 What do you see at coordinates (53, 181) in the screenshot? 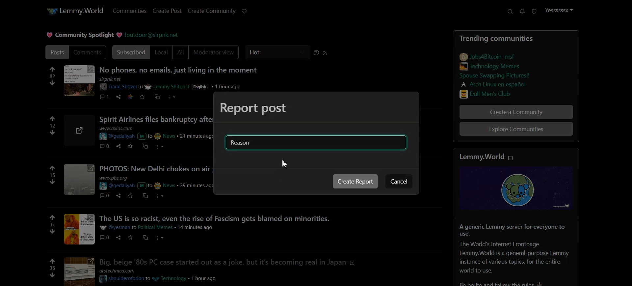
I see `downvote` at bounding box center [53, 181].